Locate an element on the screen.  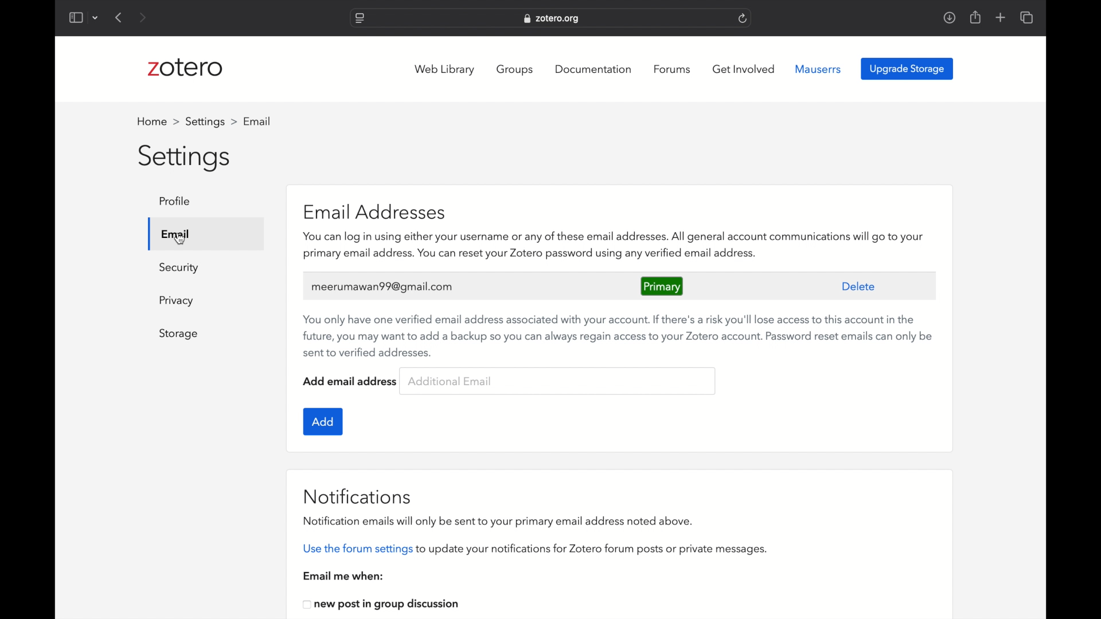
notification emails will only sent to your primary email address noted above is located at coordinates (499, 522).